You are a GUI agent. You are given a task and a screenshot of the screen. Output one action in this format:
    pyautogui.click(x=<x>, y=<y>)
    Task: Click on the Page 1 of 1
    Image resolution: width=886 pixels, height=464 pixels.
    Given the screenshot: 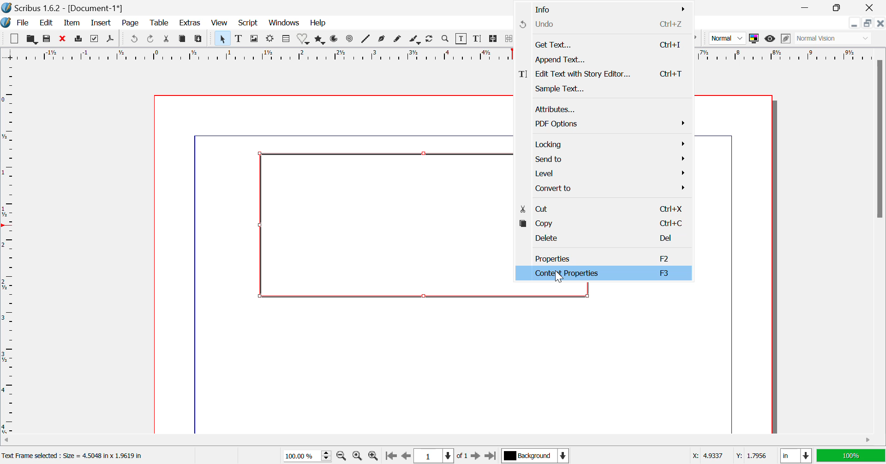 What is the action you would take?
    pyautogui.click(x=441, y=455)
    